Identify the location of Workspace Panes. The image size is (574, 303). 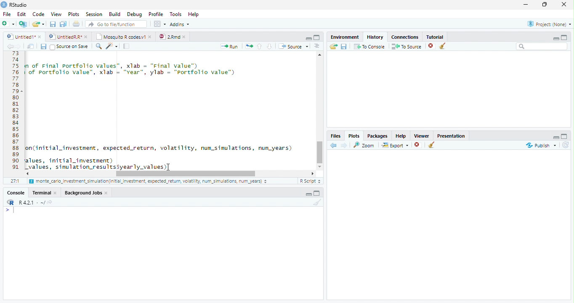
(159, 24).